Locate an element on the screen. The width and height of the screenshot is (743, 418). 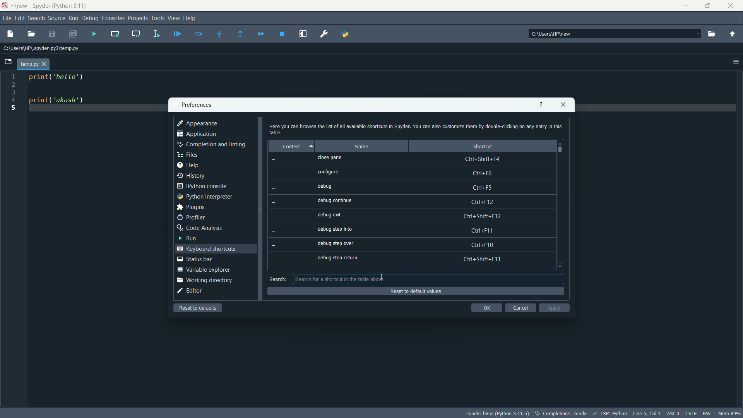
print('print hello')  is located at coordinates (62, 81).